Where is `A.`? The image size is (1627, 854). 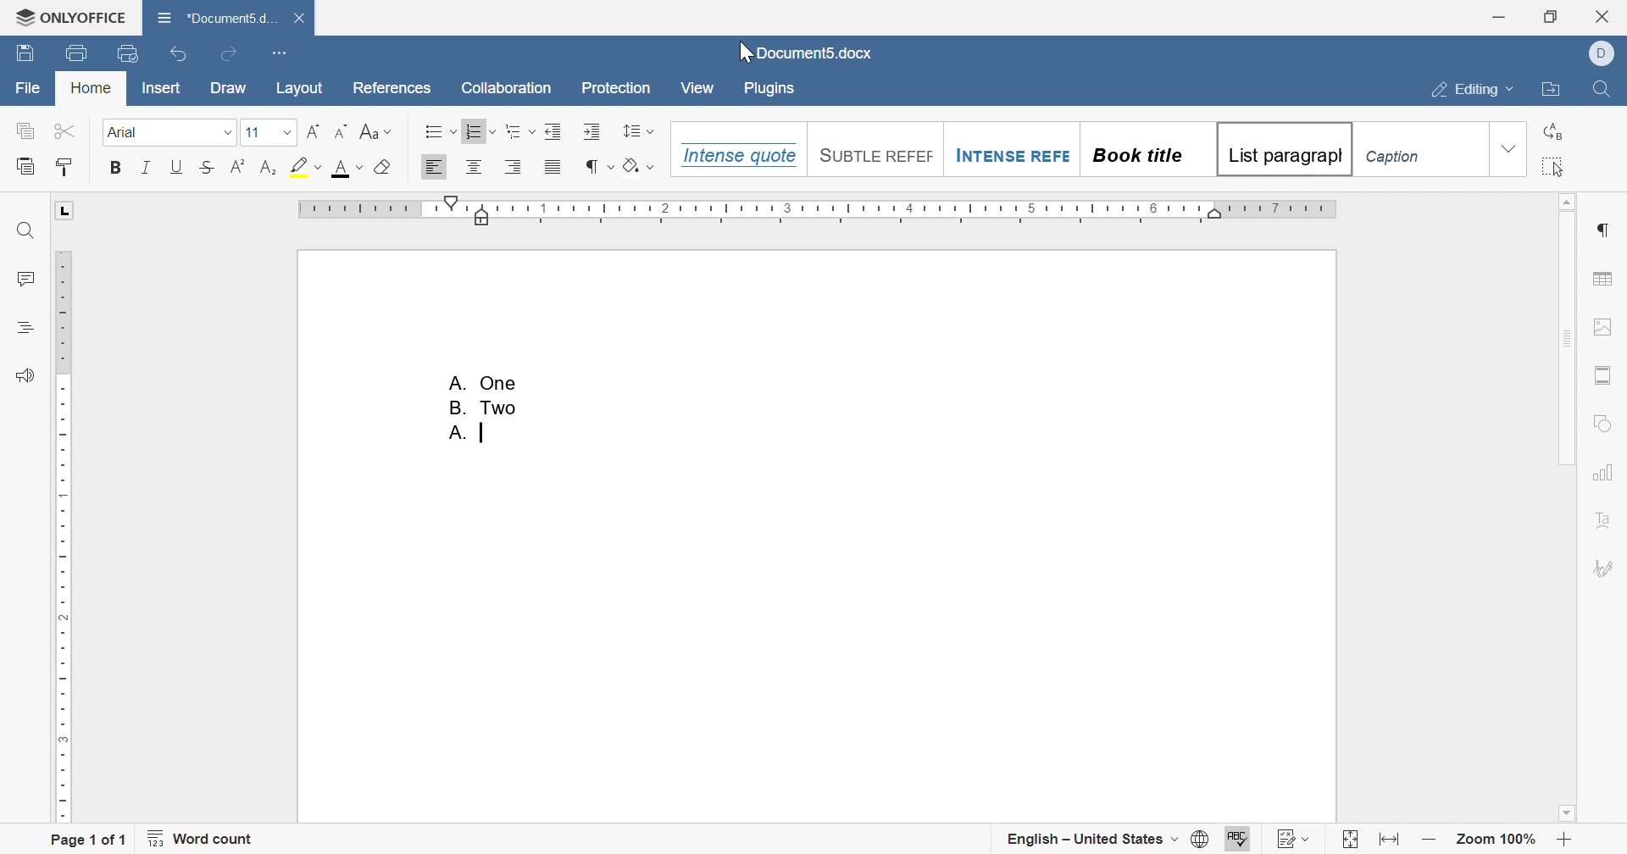
A. is located at coordinates (458, 432).